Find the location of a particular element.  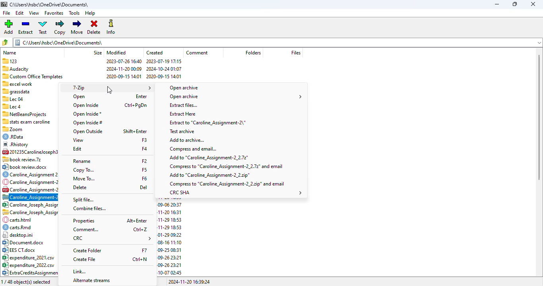

comment is located at coordinates (85, 230).